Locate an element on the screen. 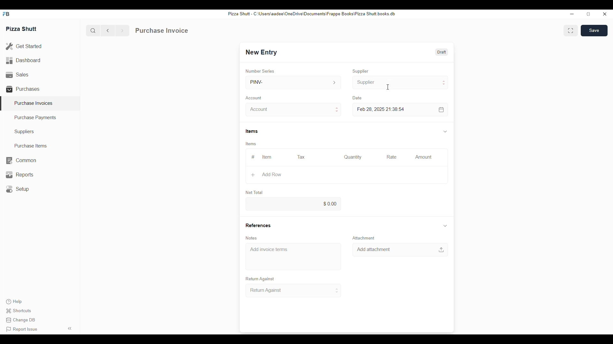 The image size is (613, 344). Items is located at coordinates (251, 131).